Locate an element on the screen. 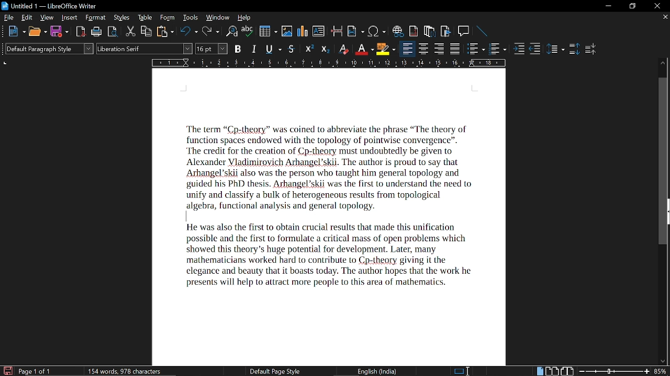 The width and height of the screenshot is (670, 376). Format is located at coordinates (95, 18).